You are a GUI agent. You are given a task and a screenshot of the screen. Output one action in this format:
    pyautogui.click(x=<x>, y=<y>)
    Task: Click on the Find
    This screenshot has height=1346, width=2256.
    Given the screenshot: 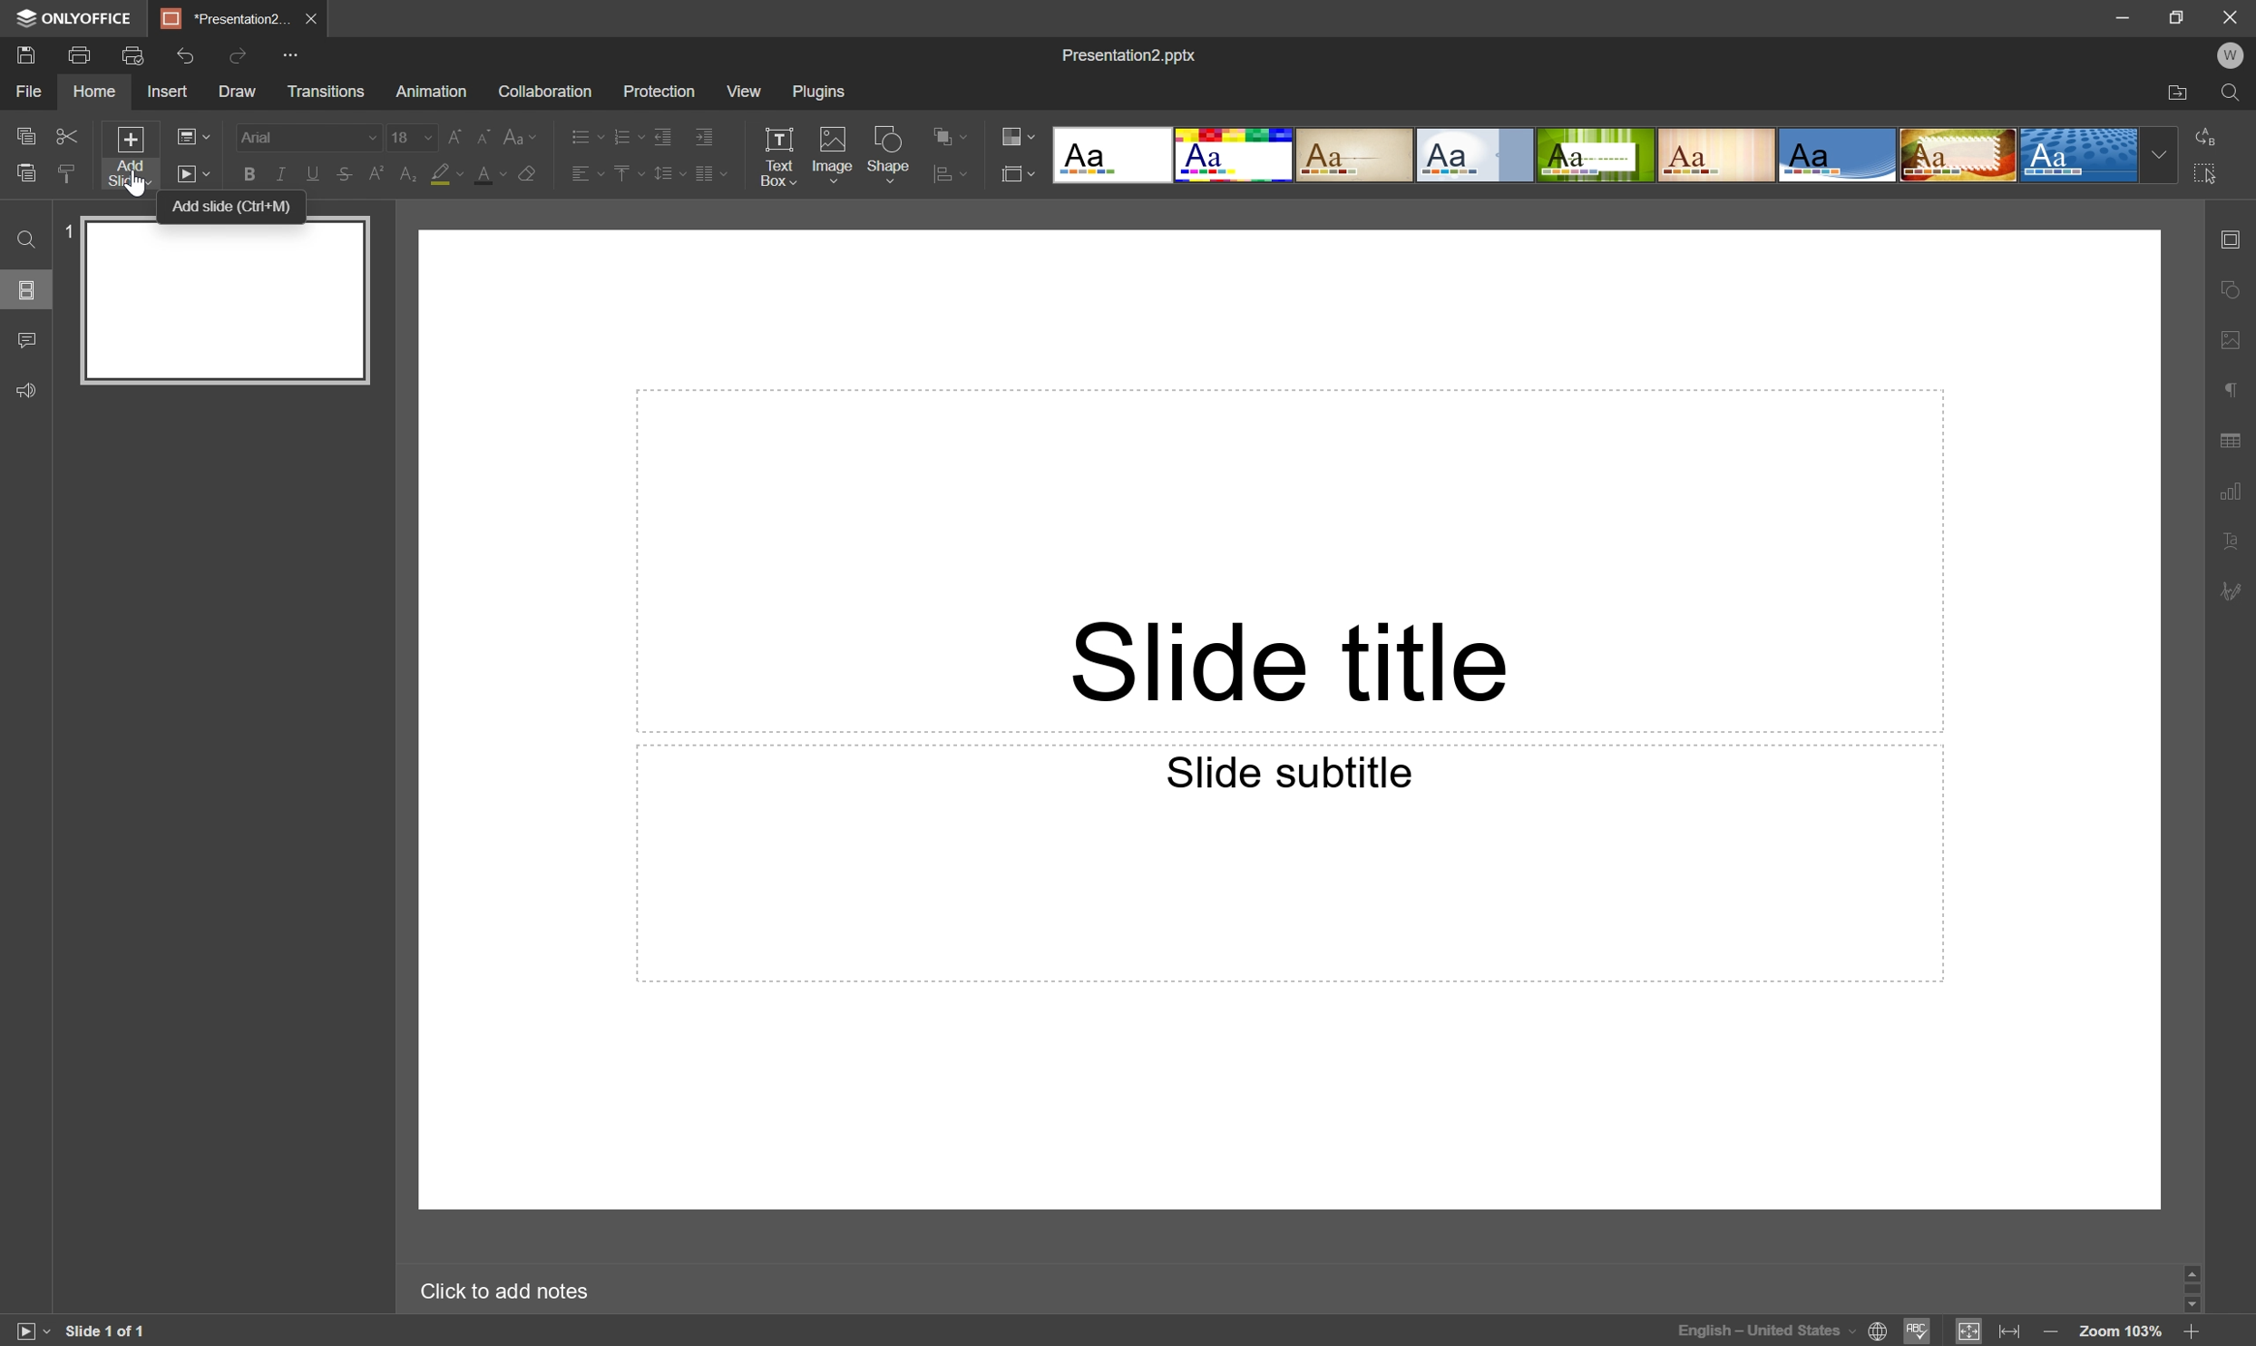 What is the action you would take?
    pyautogui.click(x=24, y=240)
    